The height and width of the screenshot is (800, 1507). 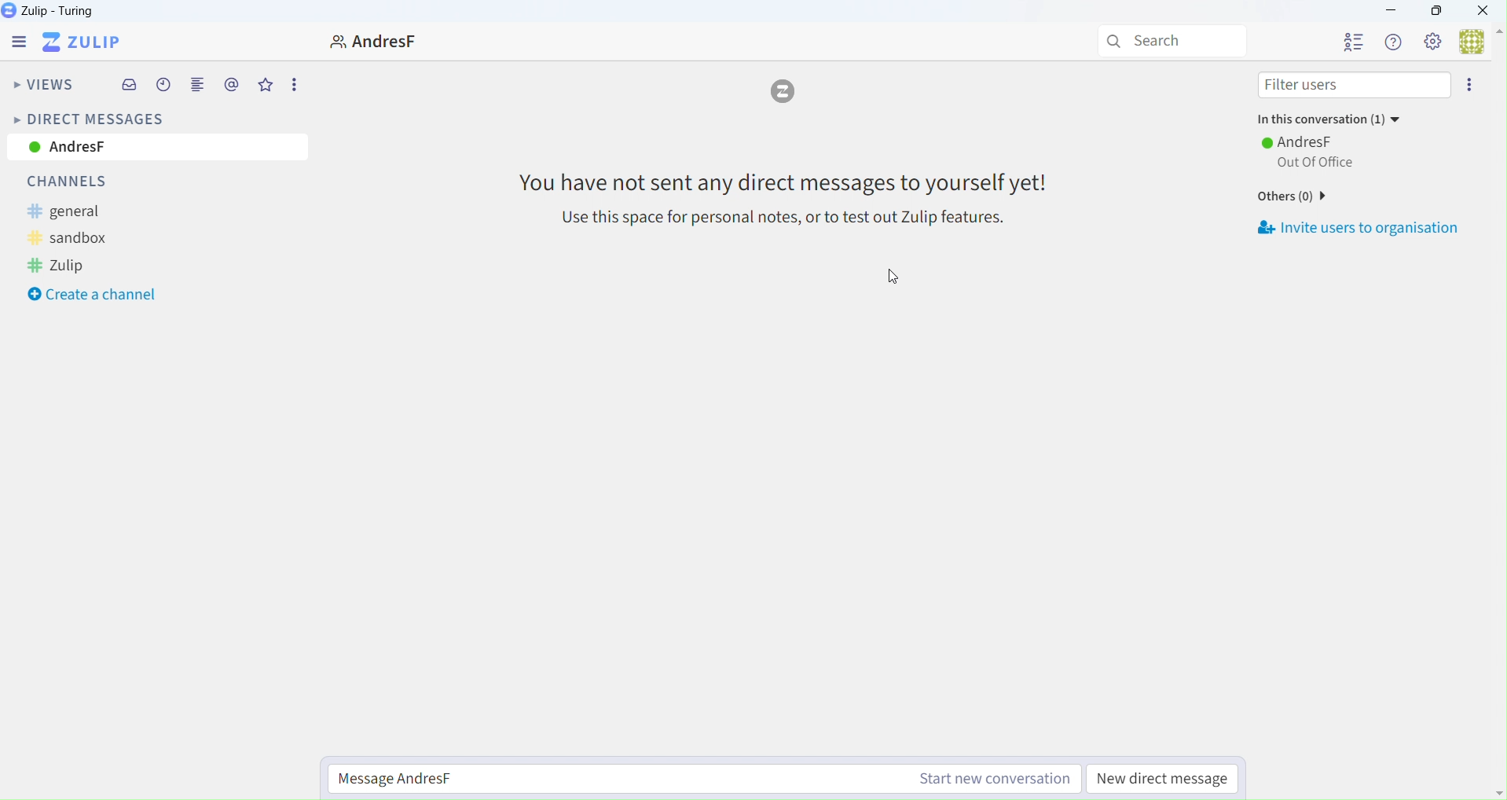 What do you see at coordinates (155, 149) in the screenshot?
I see `AndresF` at bounding box center [155, 149].